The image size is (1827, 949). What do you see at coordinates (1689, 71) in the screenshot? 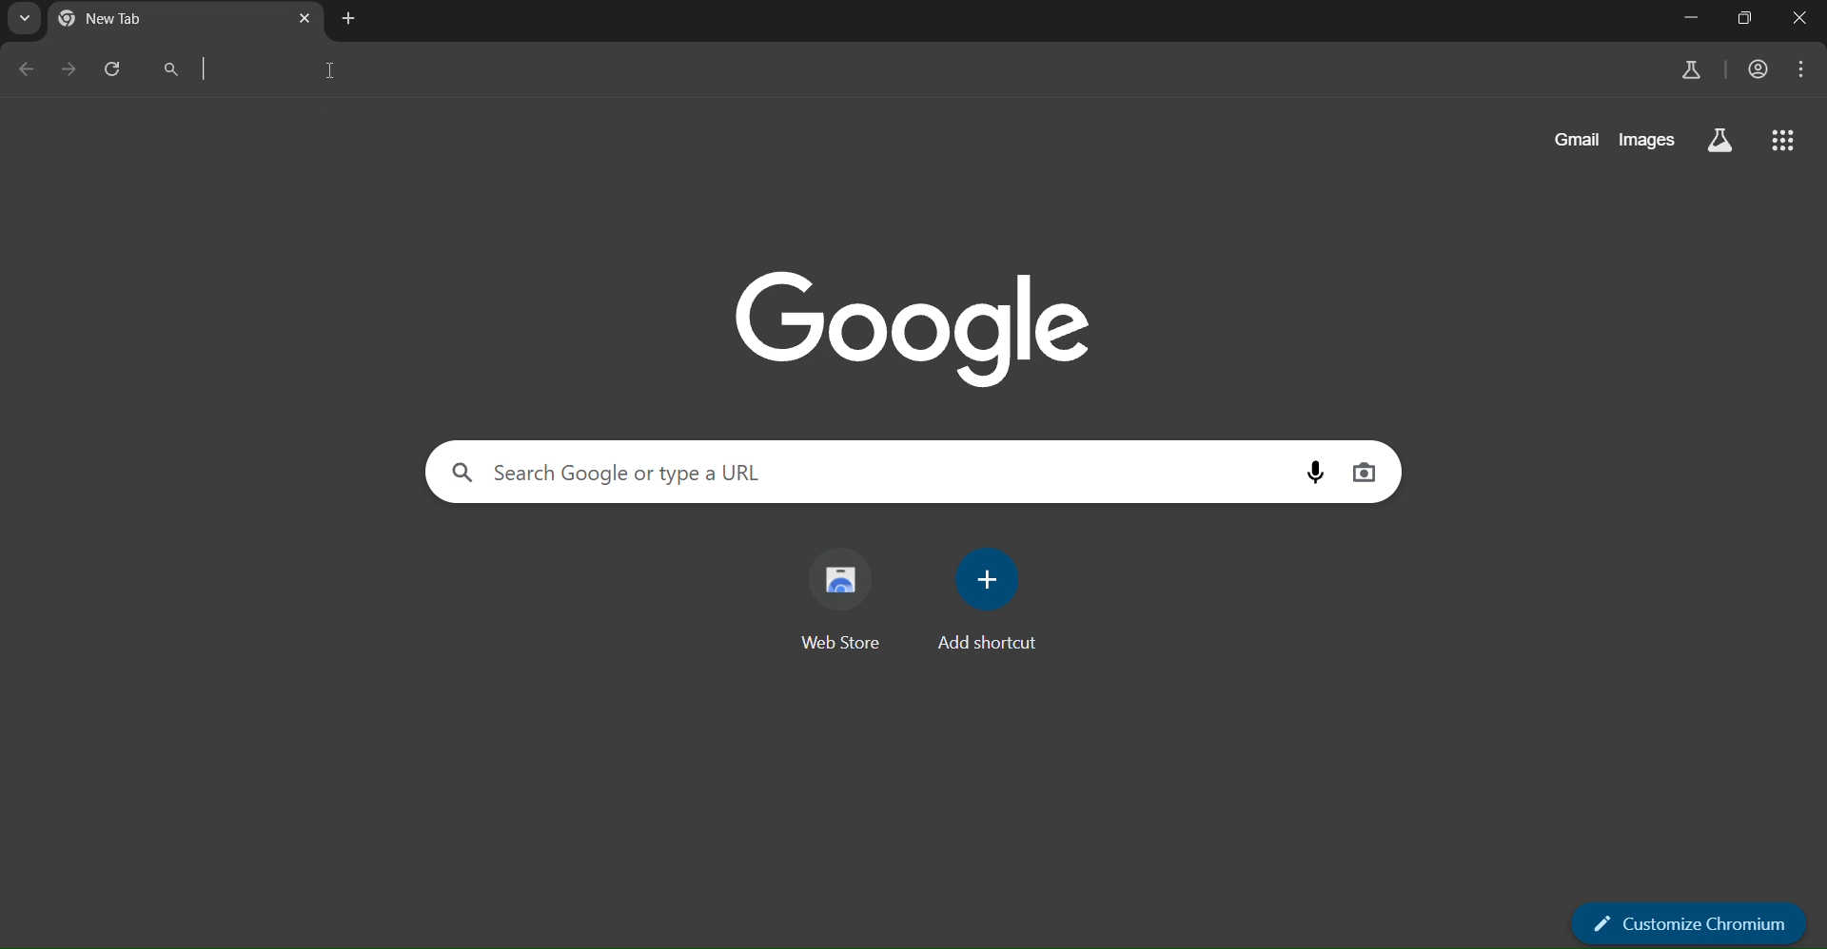
I see `search labs` at bounding box center [1689, 71].